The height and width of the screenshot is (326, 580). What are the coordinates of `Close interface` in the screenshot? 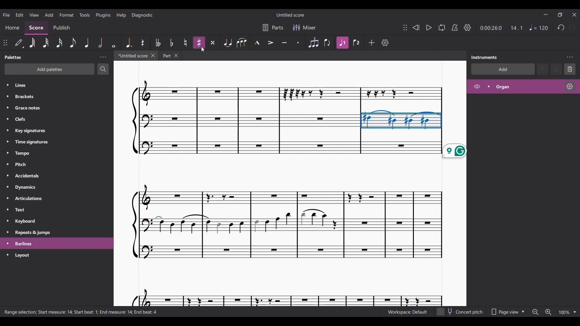 It's located at (575, 14).